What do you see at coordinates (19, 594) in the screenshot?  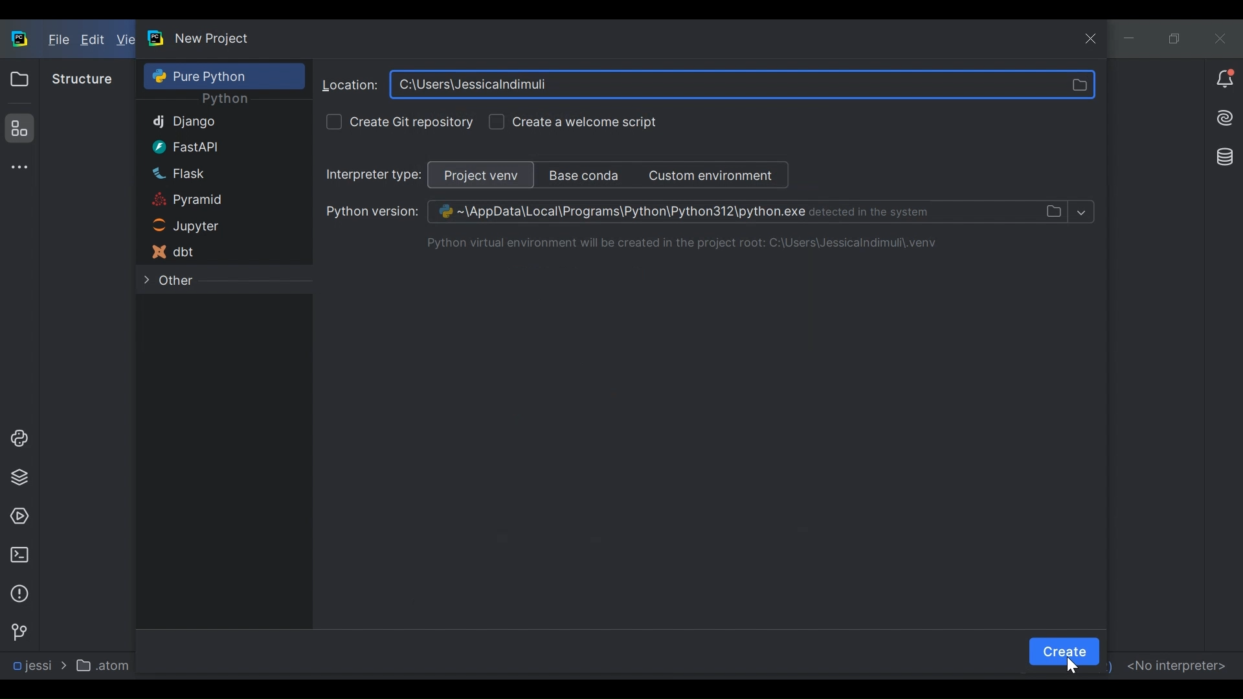 I see `Problem` at bounding box center [19, 594].